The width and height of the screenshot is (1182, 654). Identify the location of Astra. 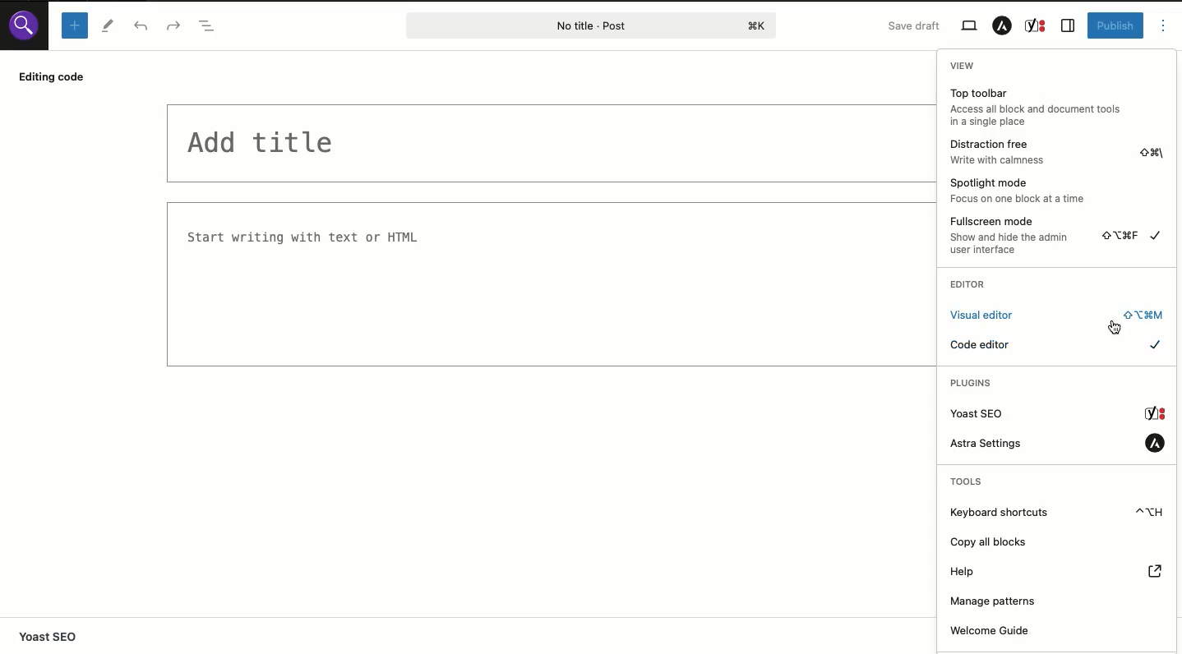
(1002, 27).